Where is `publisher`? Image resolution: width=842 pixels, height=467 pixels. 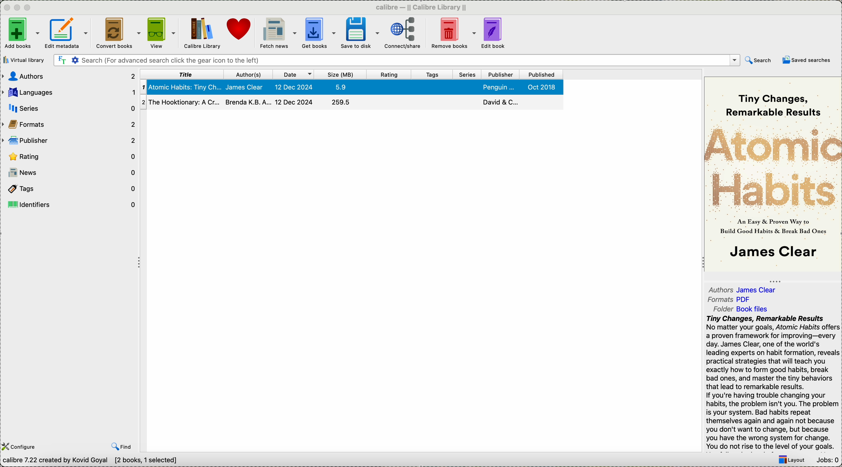 publisher is located at coordinates (500, 75).